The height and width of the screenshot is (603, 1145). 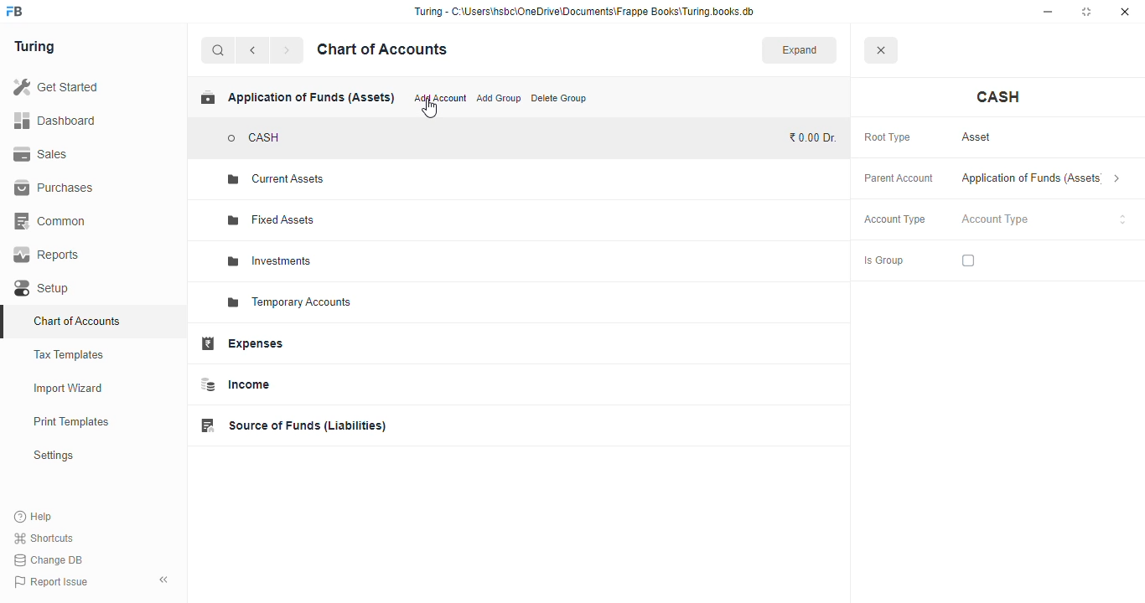 What do you see at coordinates (164, 580) in the screenshot?
I see `toggle sidebar` at bounding box center [164, 580].